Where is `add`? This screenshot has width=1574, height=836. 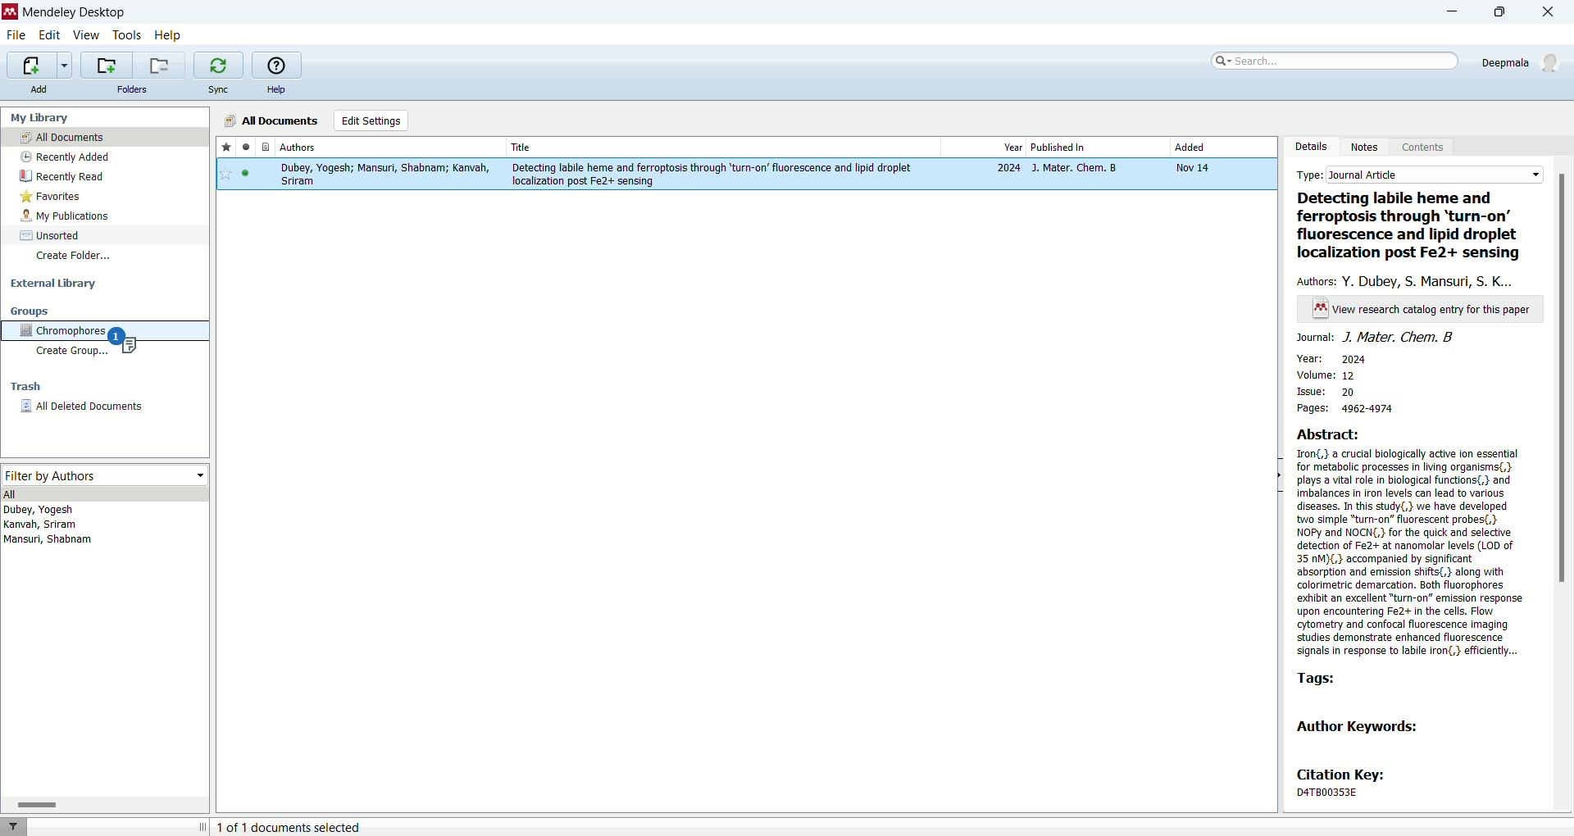 add is located at coordinates (40, 89).